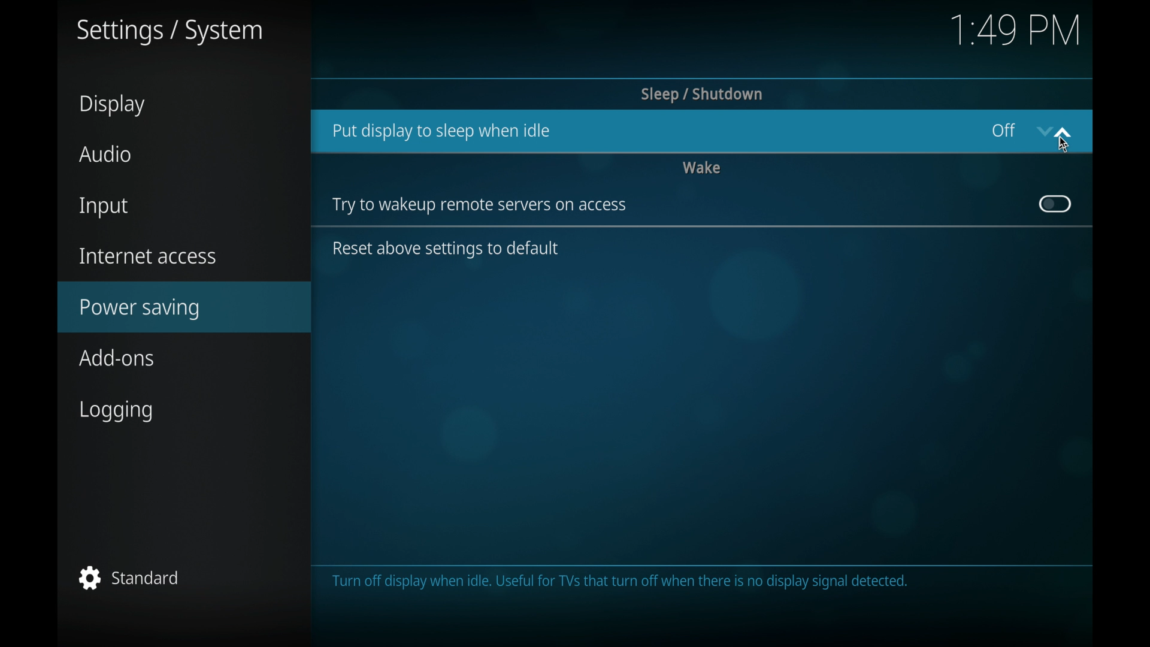  What do you see at coordinates (186, 307) in the screenshot?
I see `power-saving` at bounding box center [186, 307].